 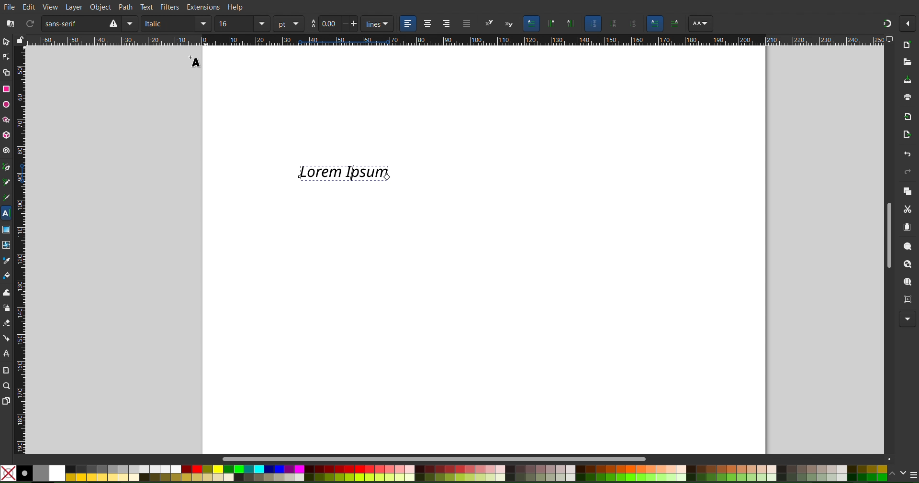 What do you see at coordinates (907, 98) in the screenshot?
I see `Print` at bounding box center [907, 98].